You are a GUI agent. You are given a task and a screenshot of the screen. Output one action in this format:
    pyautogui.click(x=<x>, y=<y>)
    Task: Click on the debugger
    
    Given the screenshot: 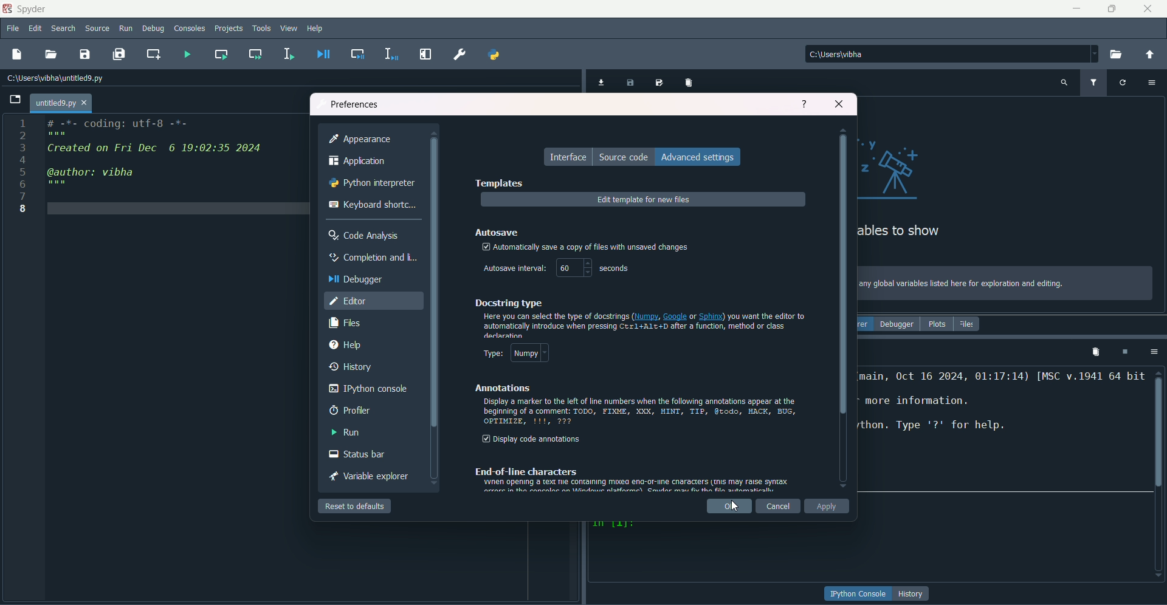 What is the action you would take?
    pyautogui.click(x=356, y=279)
    